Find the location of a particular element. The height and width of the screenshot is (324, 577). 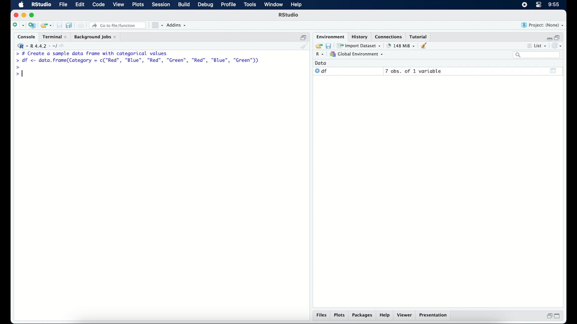

restore down is located at coordinates (548, 316).